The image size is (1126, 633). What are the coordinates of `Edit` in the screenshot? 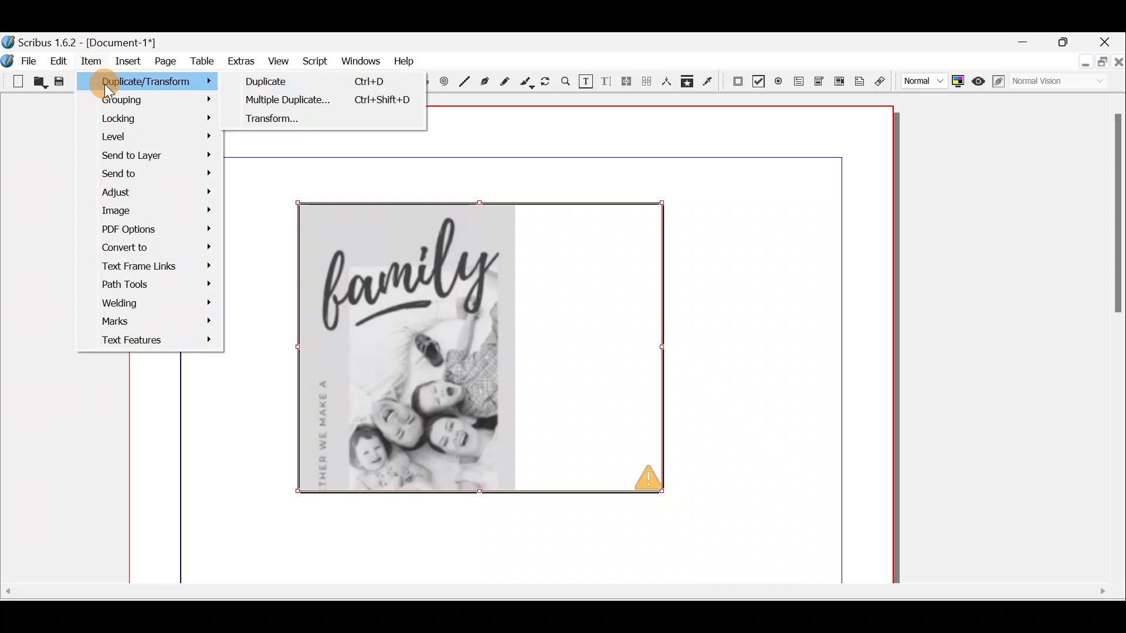 It's located at (58, 63).